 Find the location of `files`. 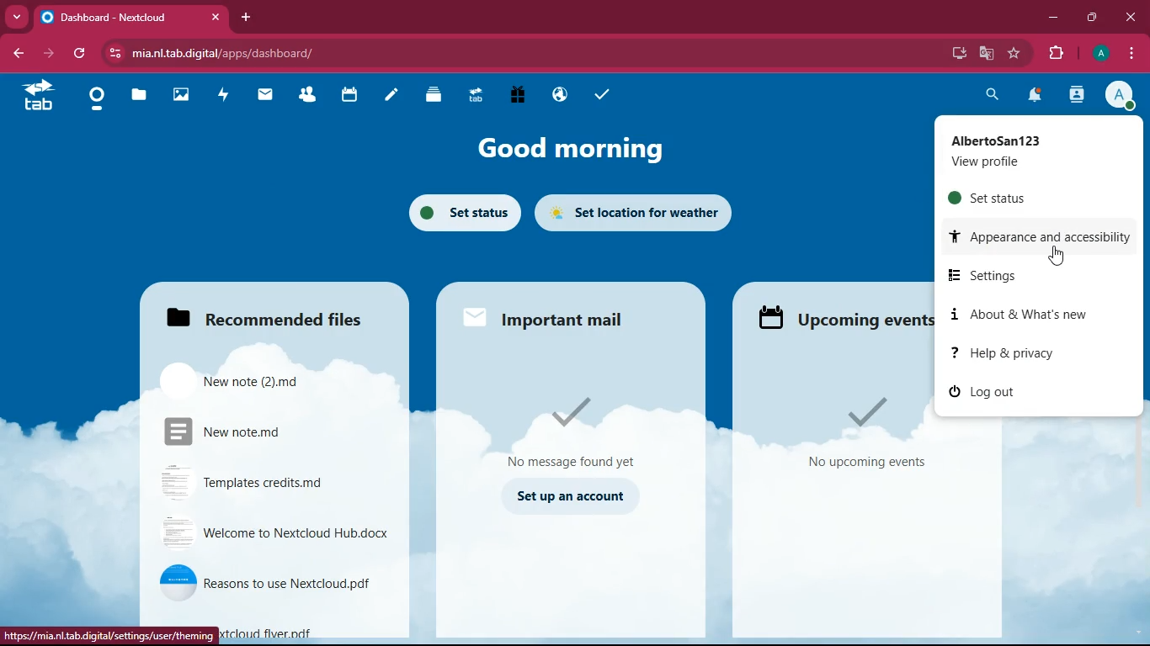

files is located at coordinates (144, 96).